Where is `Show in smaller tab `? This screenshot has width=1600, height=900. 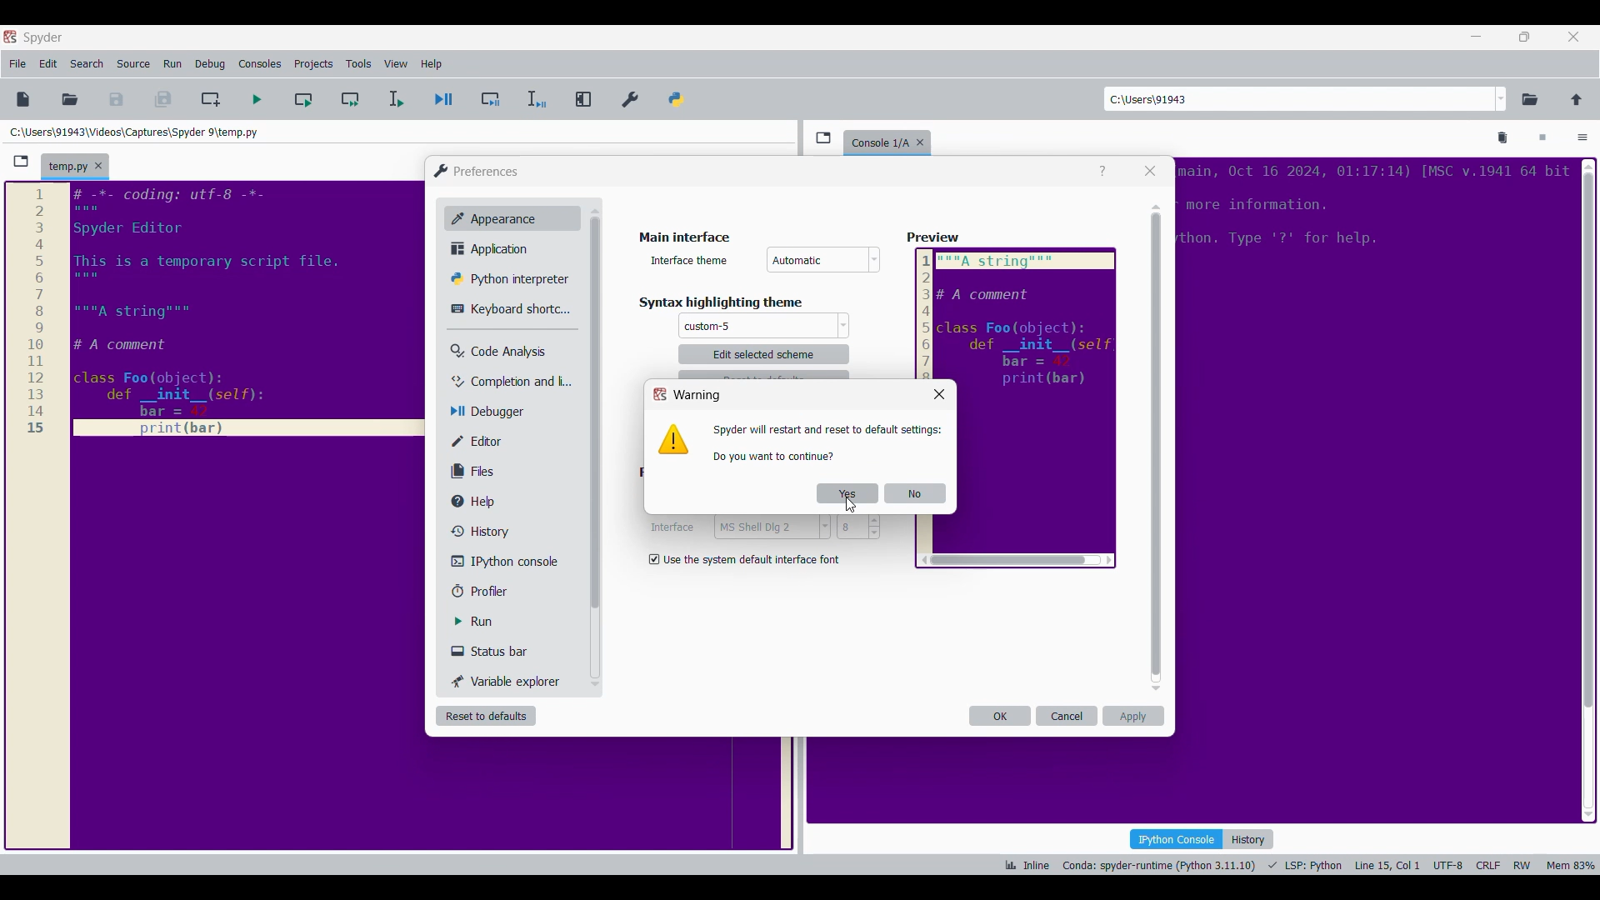 Show in smaller tab  is located at coordinates (1524, 37).